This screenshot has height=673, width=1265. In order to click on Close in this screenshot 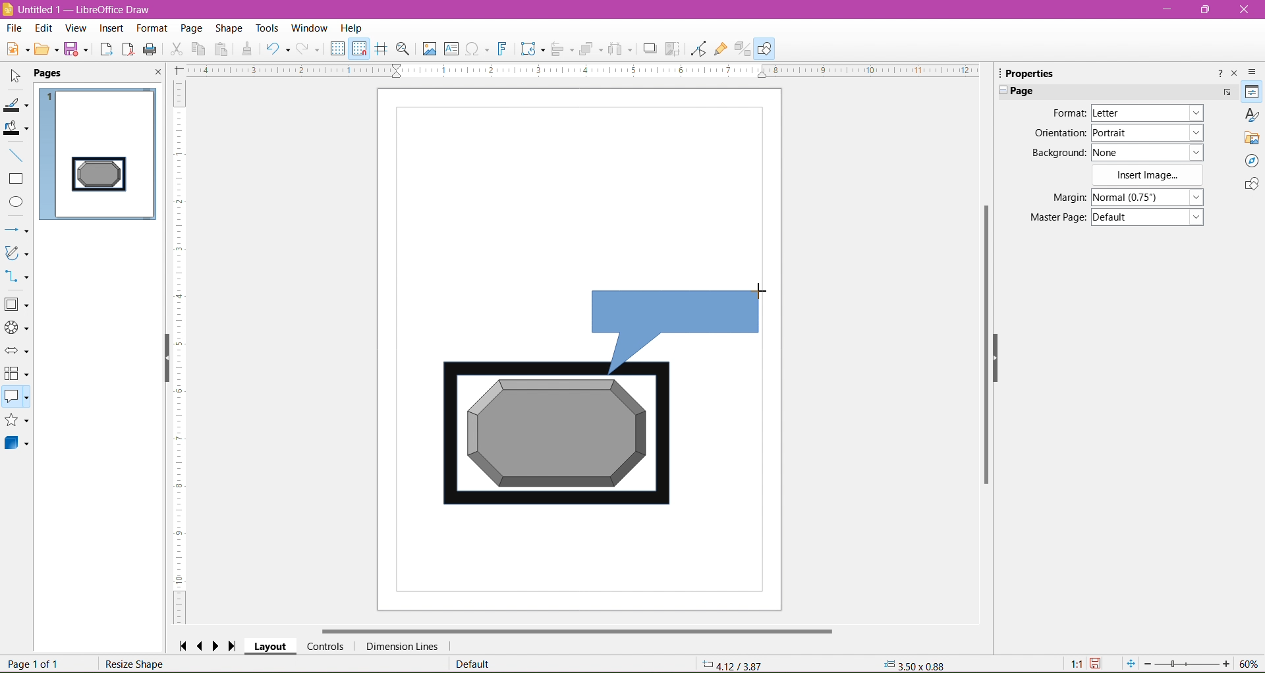, I will do `click(1243, 10)`.